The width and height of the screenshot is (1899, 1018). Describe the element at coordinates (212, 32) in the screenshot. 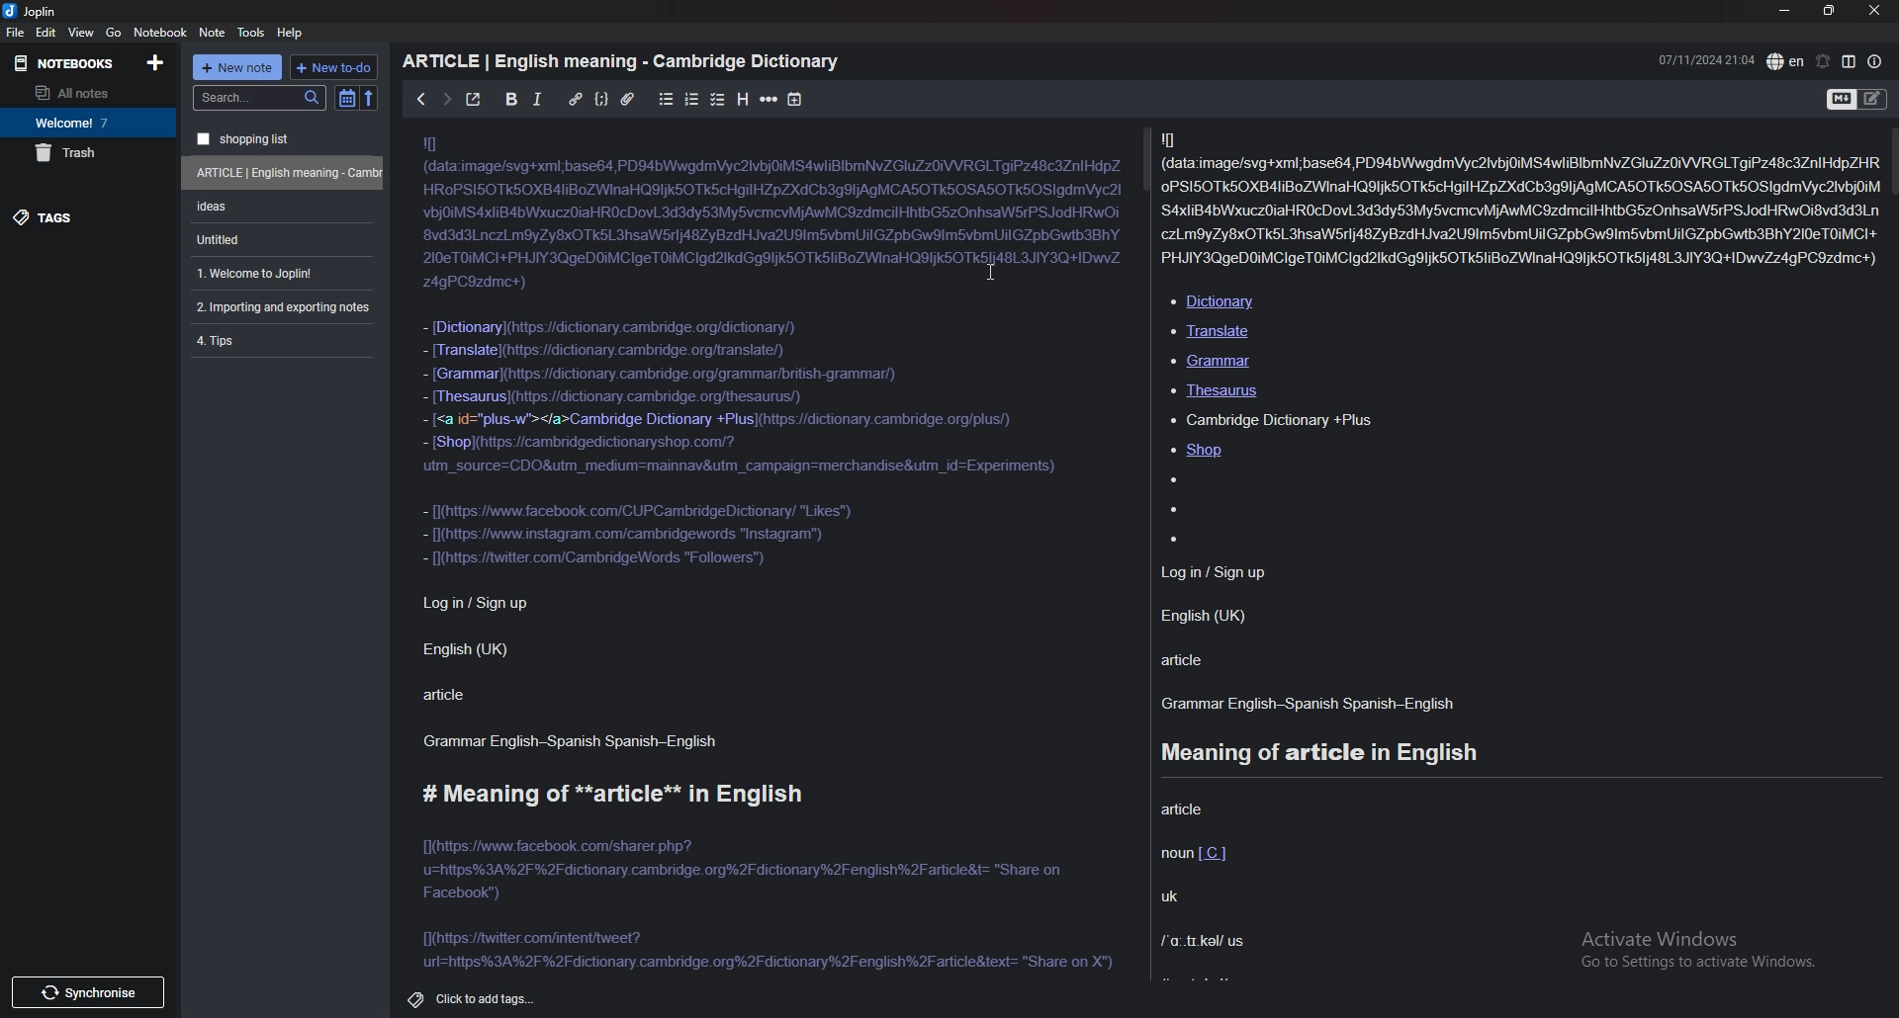

I see `note` at that location.